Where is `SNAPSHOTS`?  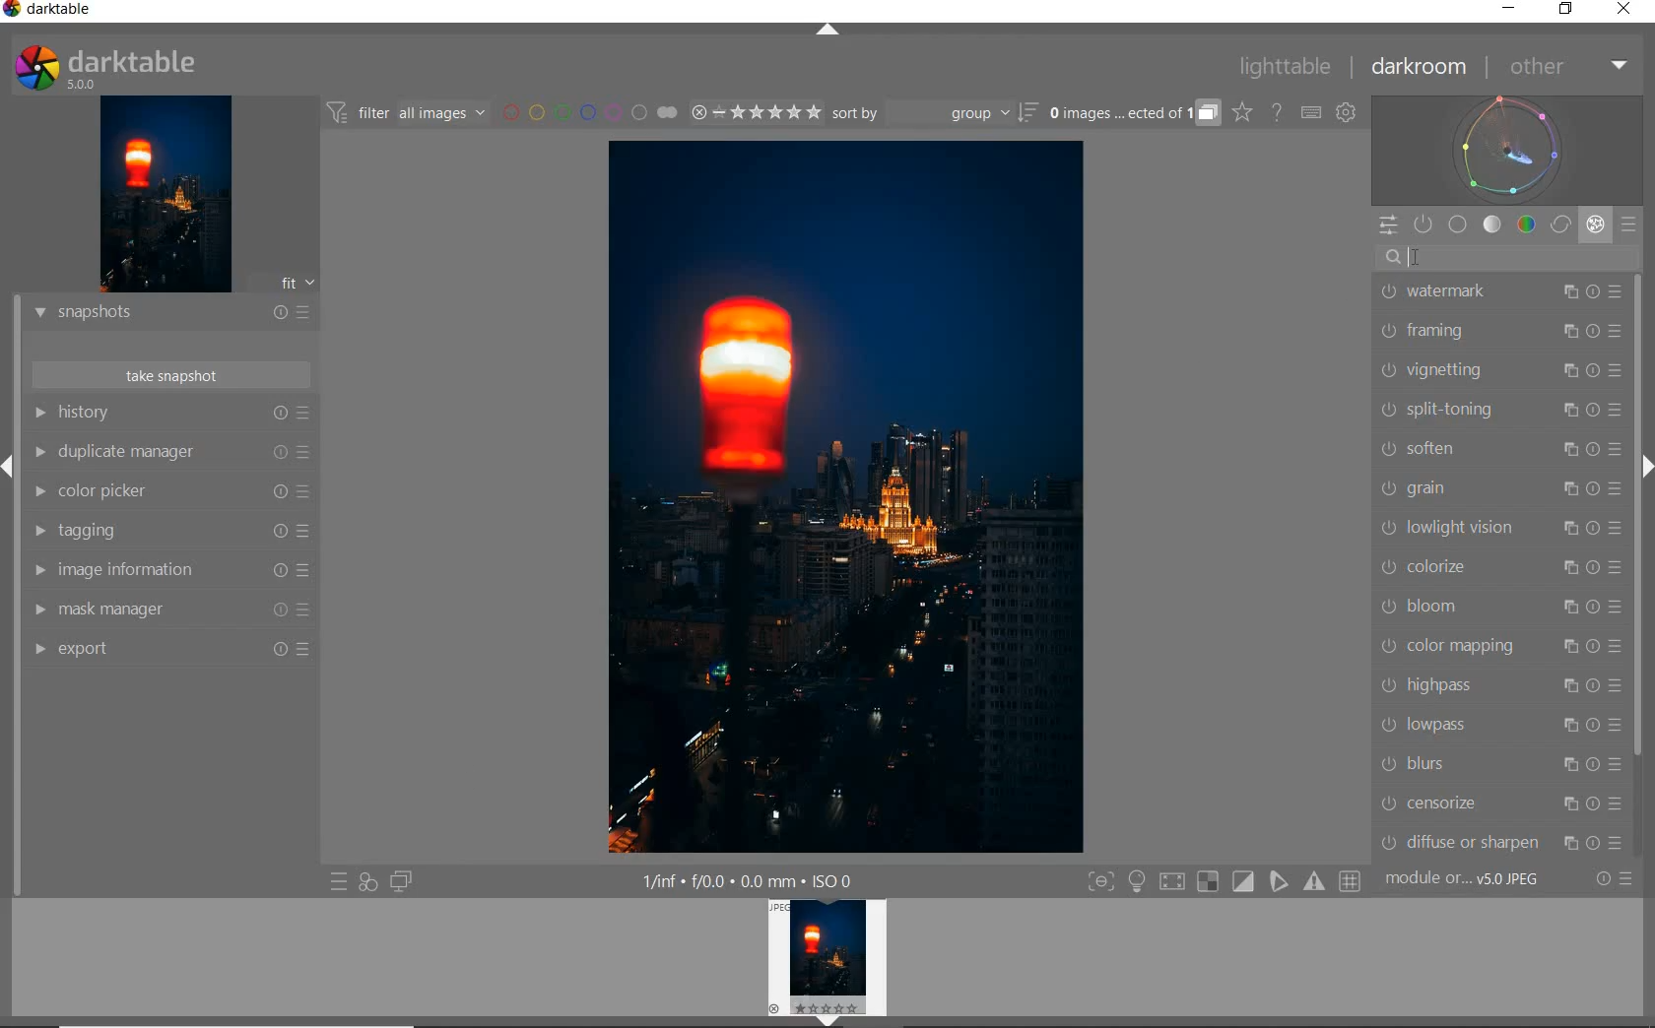
SNAPSHOTS is located at coordinates (139, 312).